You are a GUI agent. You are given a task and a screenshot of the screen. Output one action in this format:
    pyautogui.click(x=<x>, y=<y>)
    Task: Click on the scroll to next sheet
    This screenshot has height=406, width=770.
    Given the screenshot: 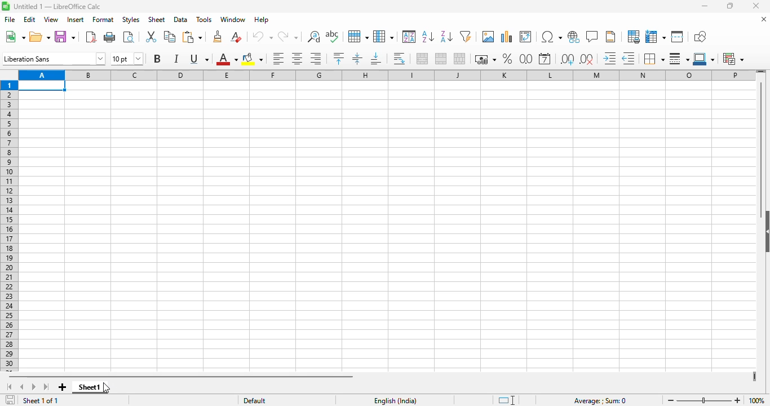 What is the action you would take?
    pyautogui.click(x=34, y=387)
    